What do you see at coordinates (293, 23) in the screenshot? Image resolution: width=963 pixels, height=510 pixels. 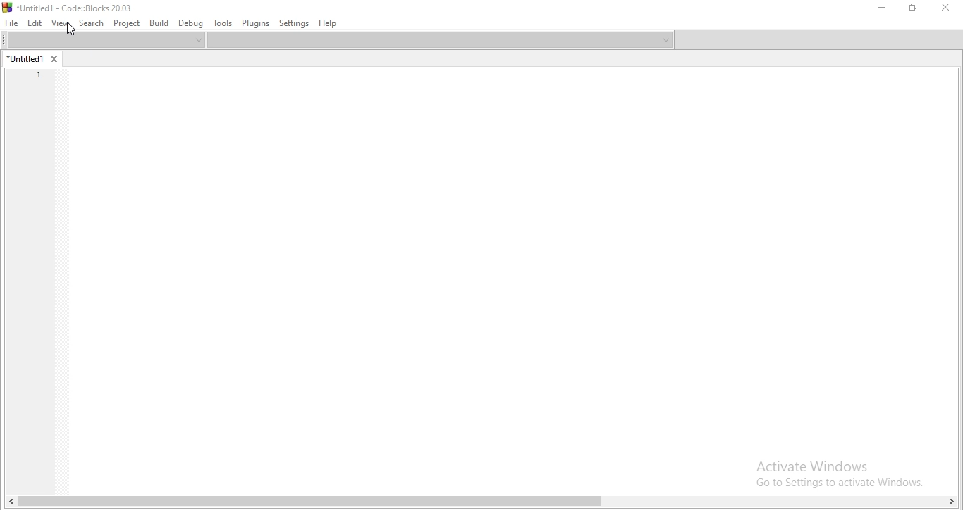 I see `Settings ` at bounding box center [293, 23].